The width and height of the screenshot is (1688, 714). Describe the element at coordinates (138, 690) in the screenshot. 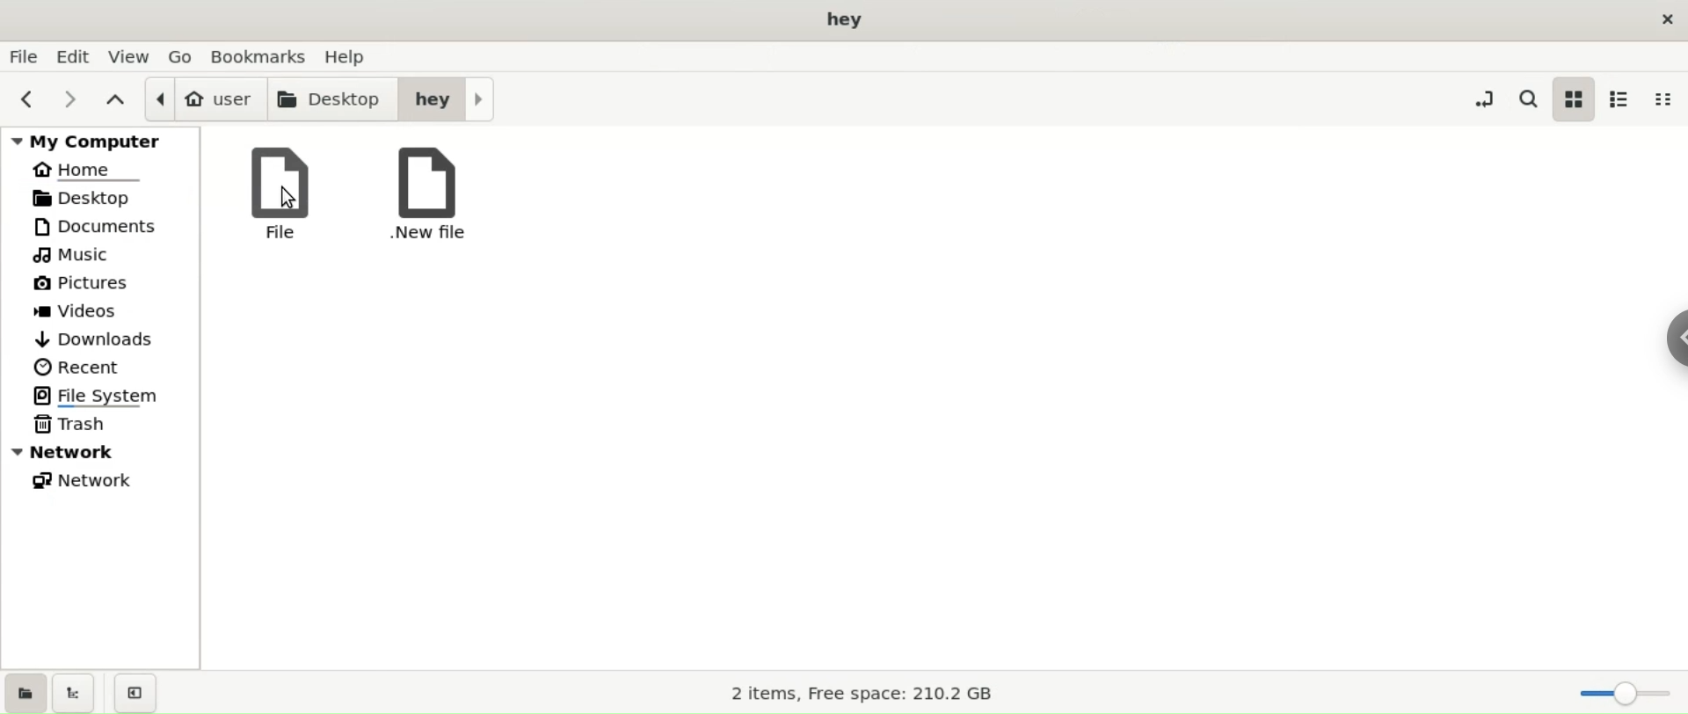

I see `close sidebar` at that location.